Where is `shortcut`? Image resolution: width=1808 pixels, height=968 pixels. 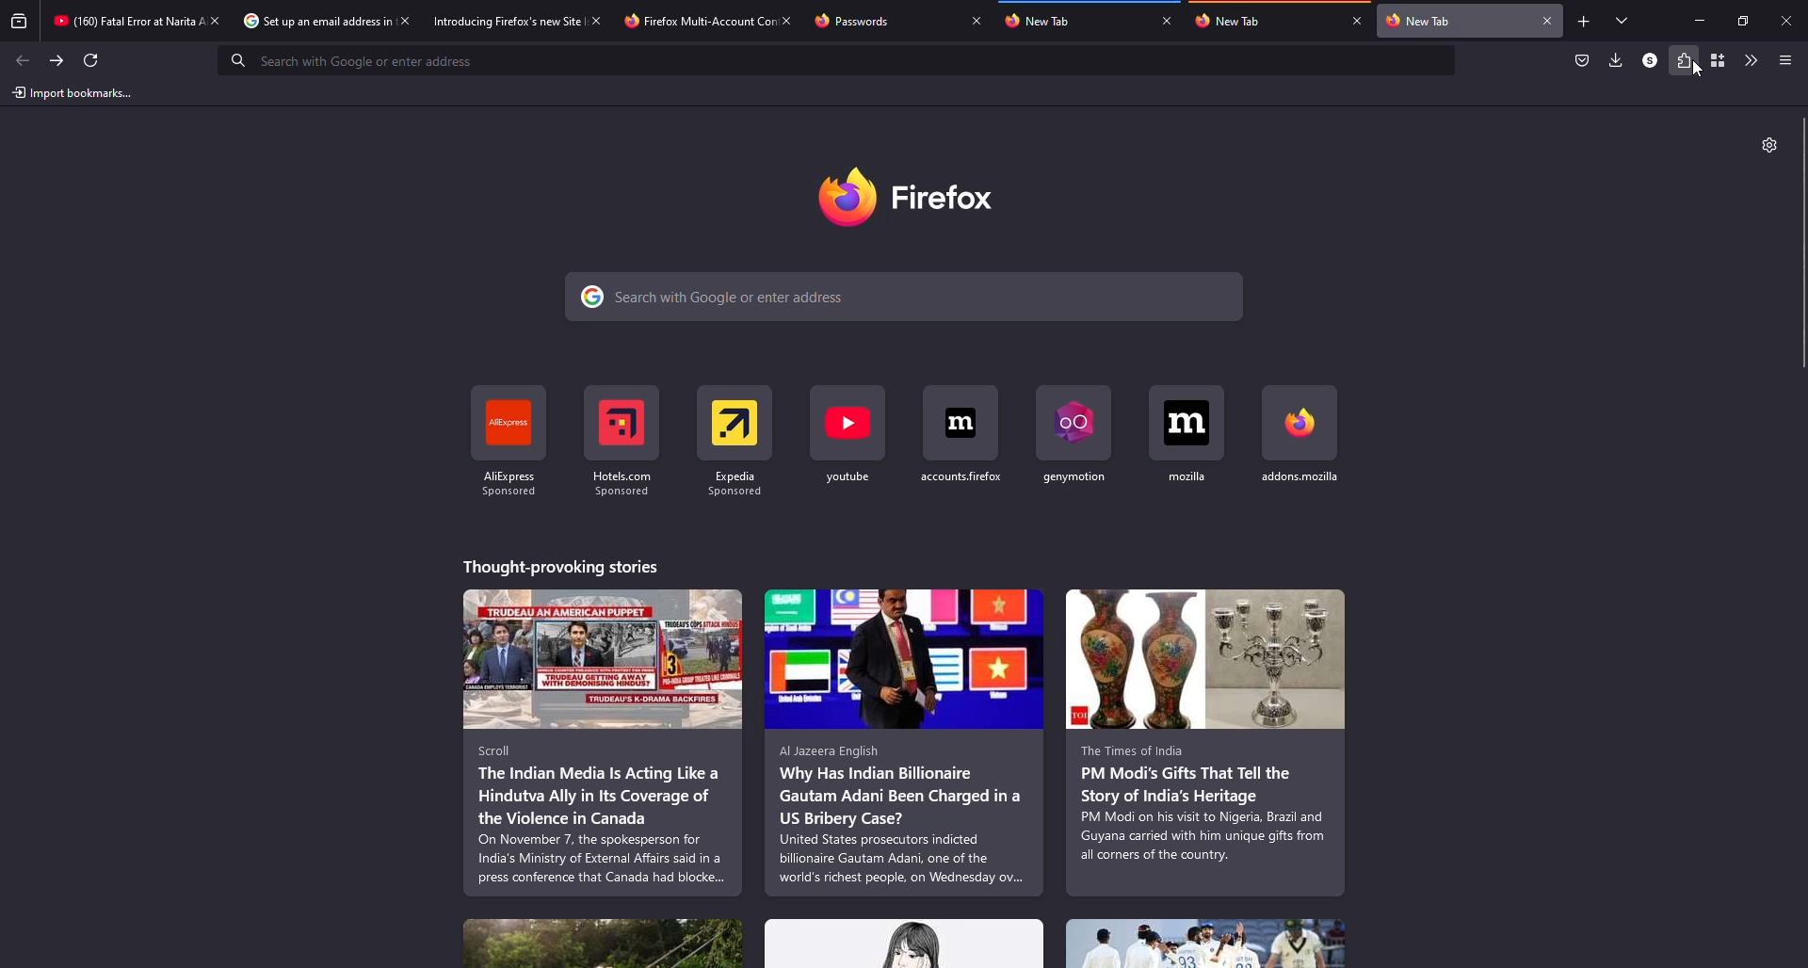
shortcut is located at coordinates (746, 438).